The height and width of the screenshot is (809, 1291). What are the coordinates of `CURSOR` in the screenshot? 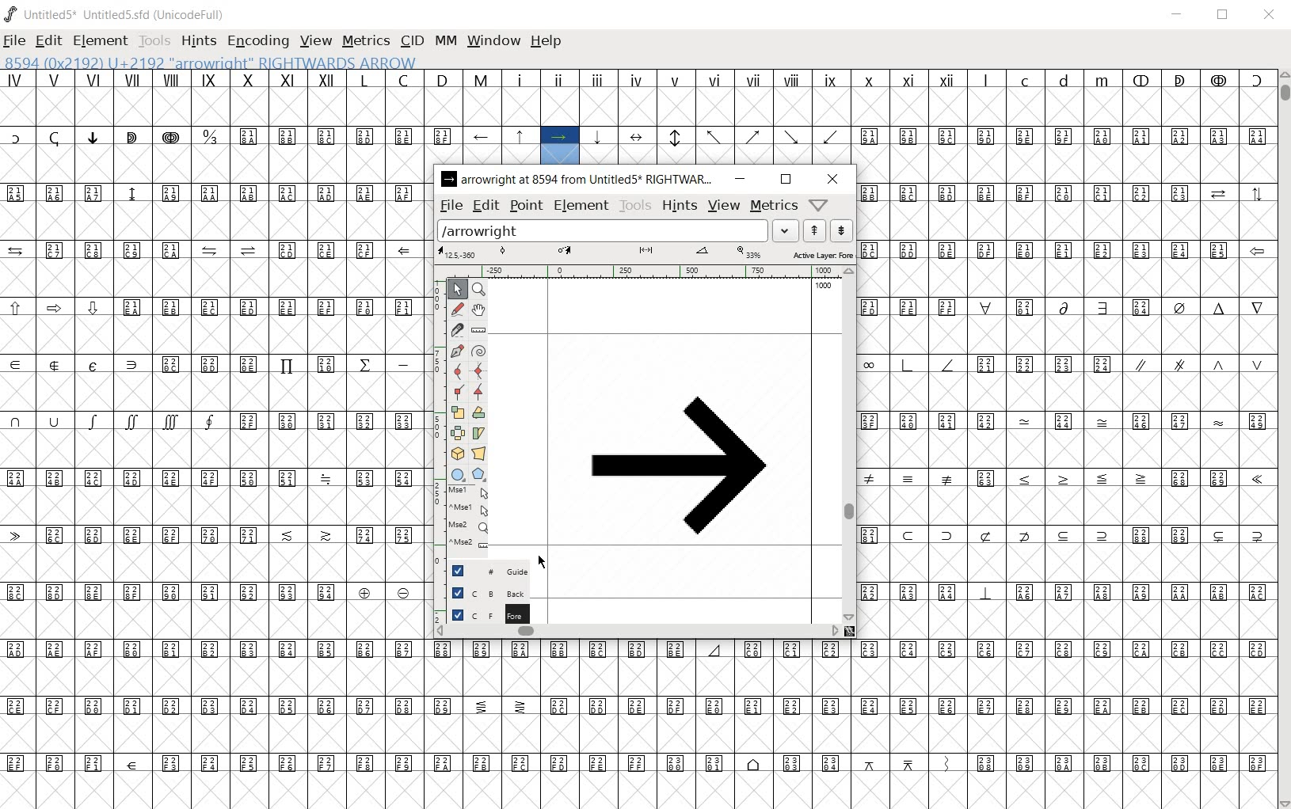 It's located at (544, 562).